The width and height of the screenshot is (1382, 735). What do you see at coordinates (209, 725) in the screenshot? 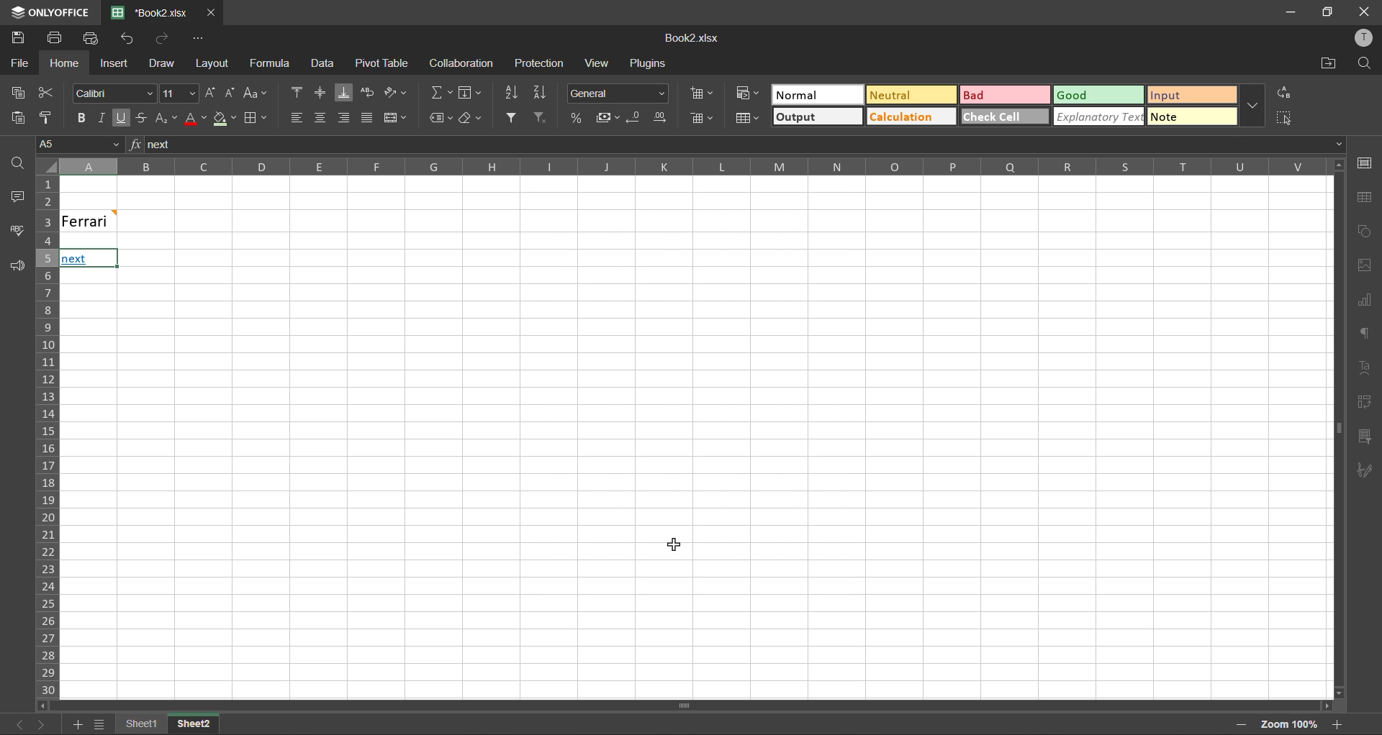
I see `sheet 2` at bounding box center [209, 725].